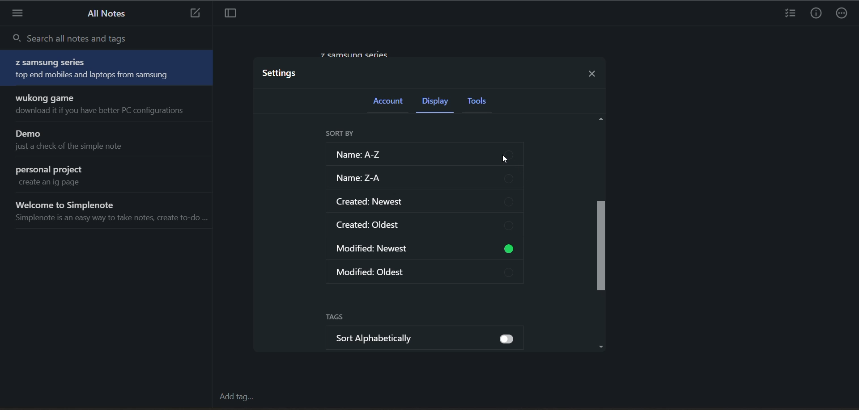 This screenshot has width=859, height=410. Describe the element at coordinates (284, 74) in the screenshot. I see `settings` at that location.